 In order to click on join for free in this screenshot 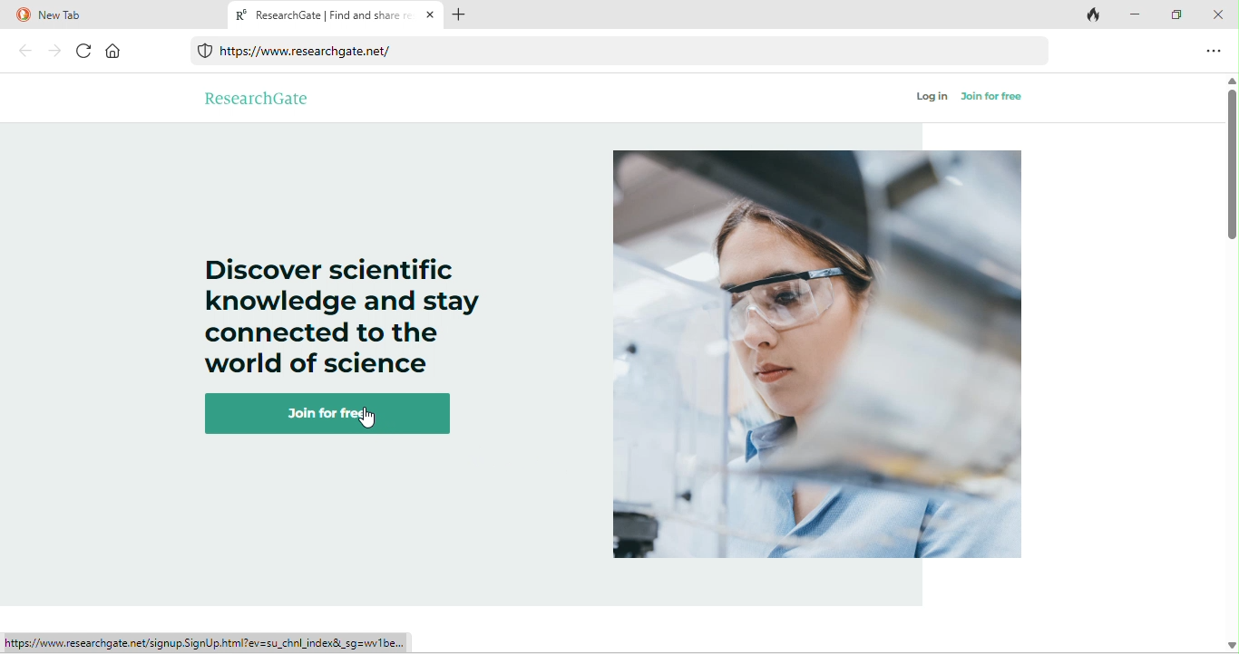, I will do `click(335, 414)`.